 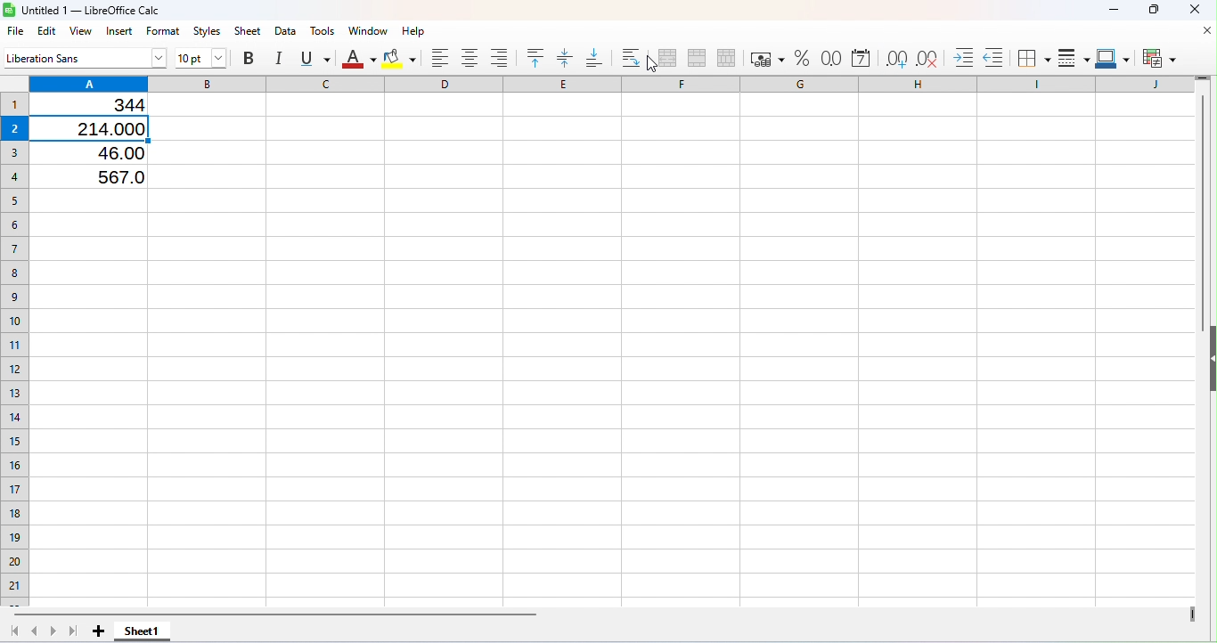 What do you see at coordinates (1033, 56) in the screenshot?
I see `Borders` at bounding box center [1033, 56].